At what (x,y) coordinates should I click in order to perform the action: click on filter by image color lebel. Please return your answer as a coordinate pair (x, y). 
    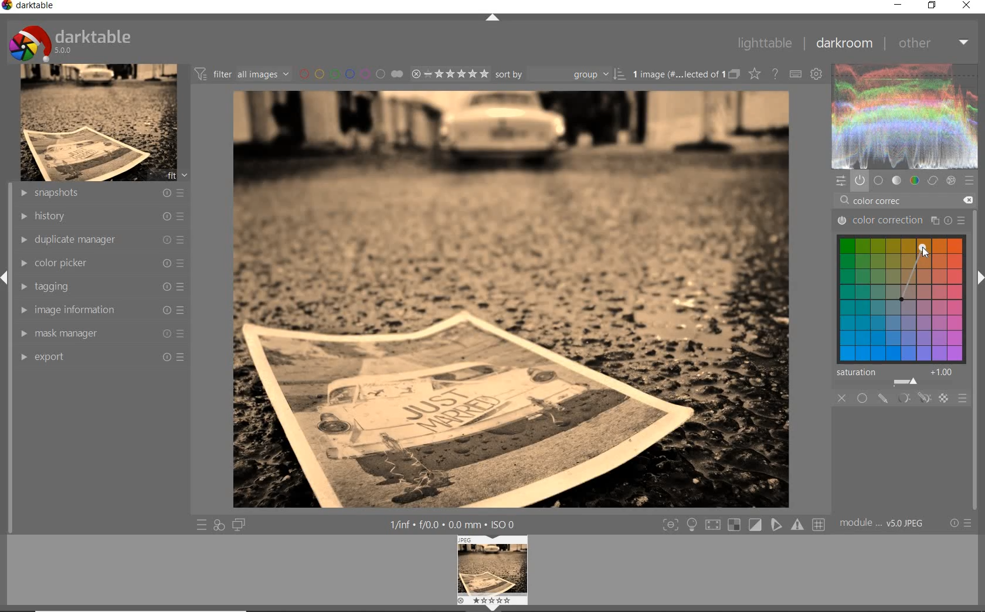
    Looking at the image, I should click on (350, 73).